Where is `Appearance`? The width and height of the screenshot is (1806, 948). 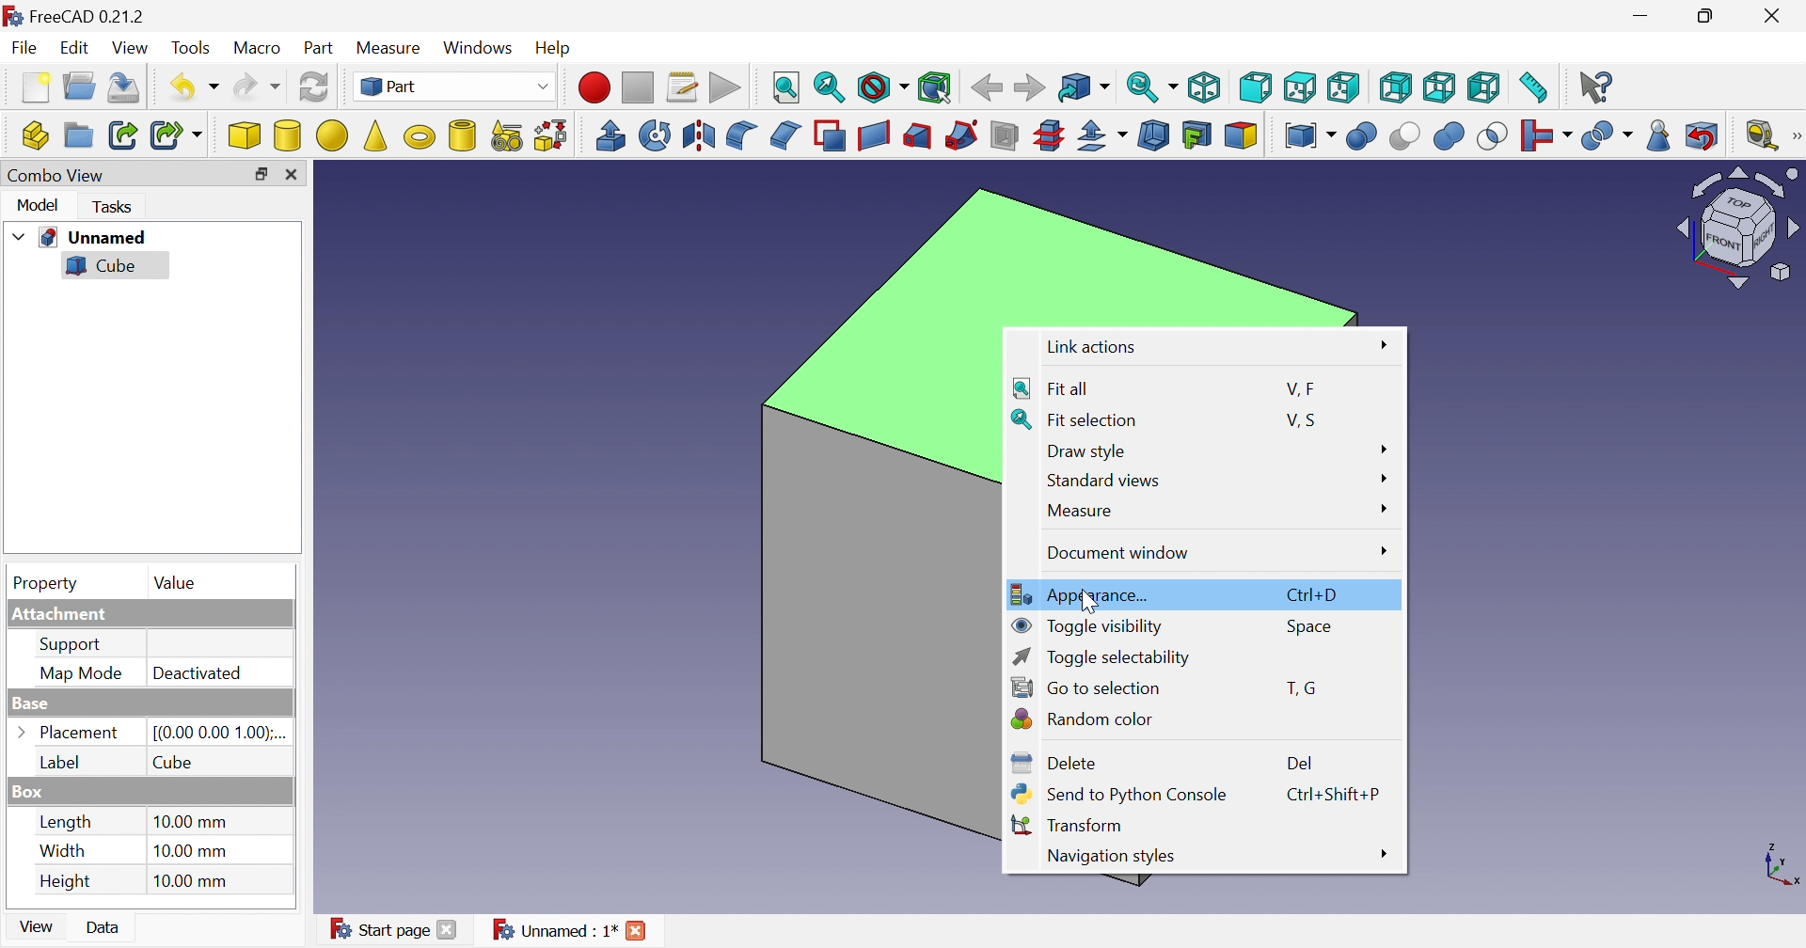 Appearance is located at coordinates (1085, 592).